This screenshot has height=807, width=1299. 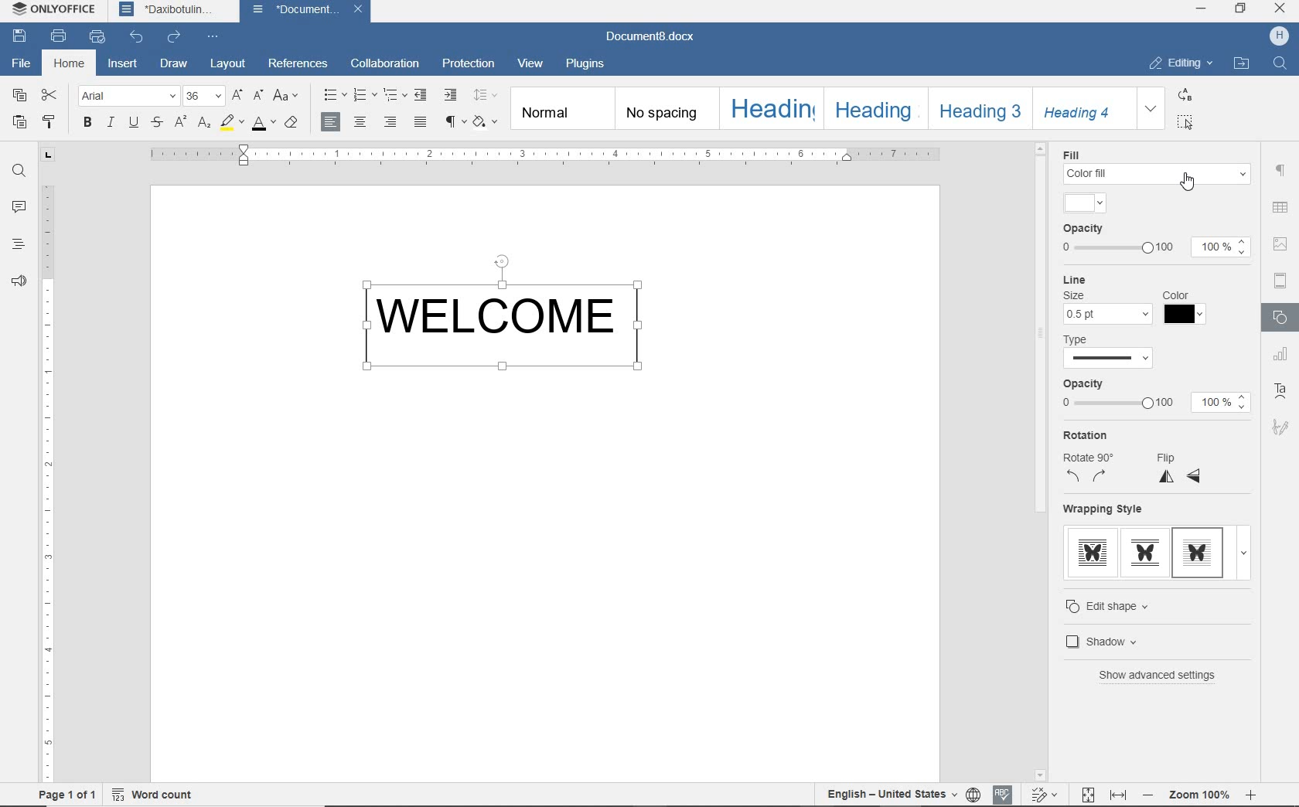 I want to click on MINIMIZE, so click(x=1202, y=8).